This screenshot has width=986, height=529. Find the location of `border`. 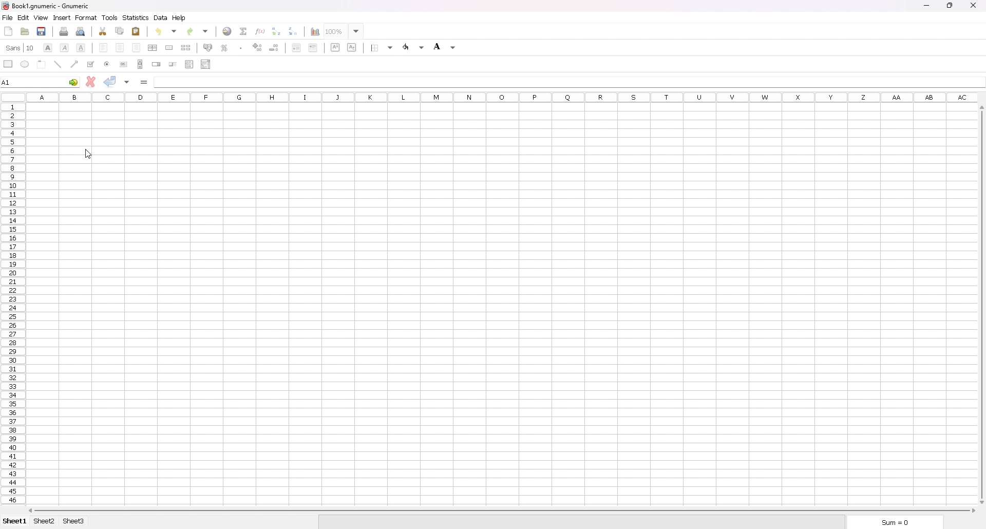

border is located at coordinates (383, 48).